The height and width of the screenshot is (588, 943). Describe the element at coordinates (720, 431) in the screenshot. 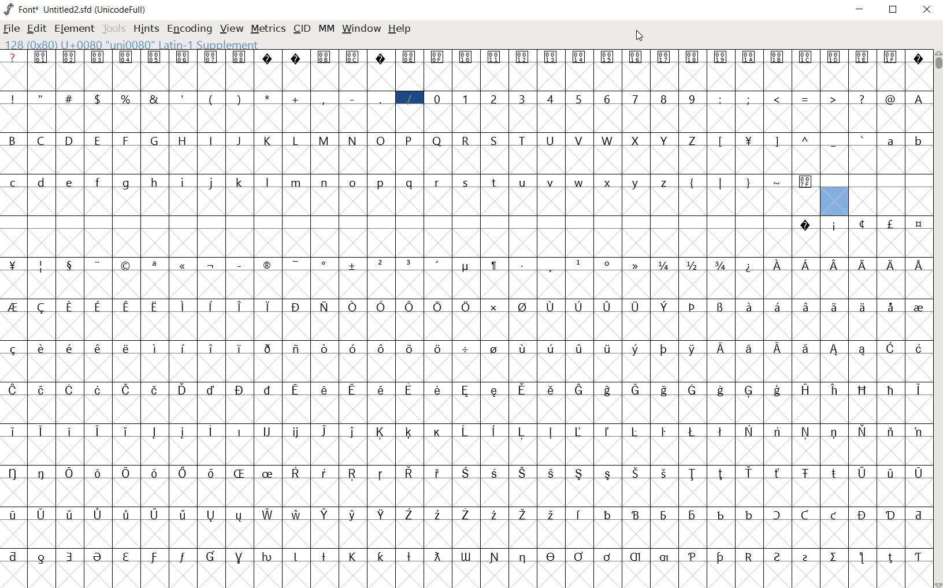

I see `glyph` at that location.